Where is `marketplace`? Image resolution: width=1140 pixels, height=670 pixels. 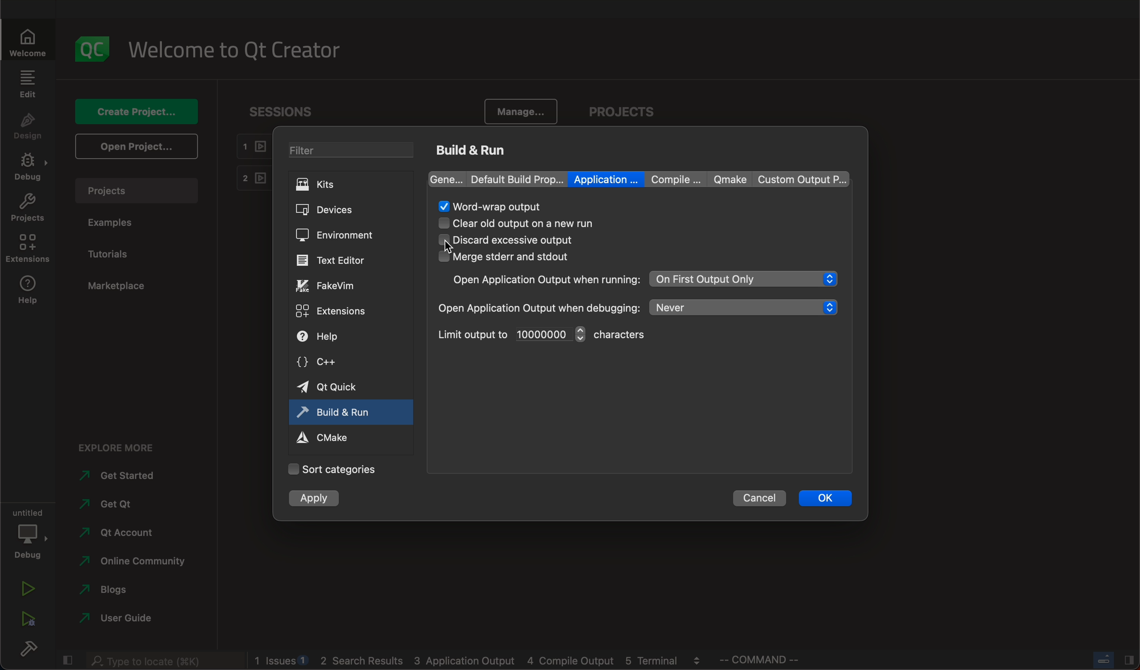
marketplace is located at coordinates (119, 286).